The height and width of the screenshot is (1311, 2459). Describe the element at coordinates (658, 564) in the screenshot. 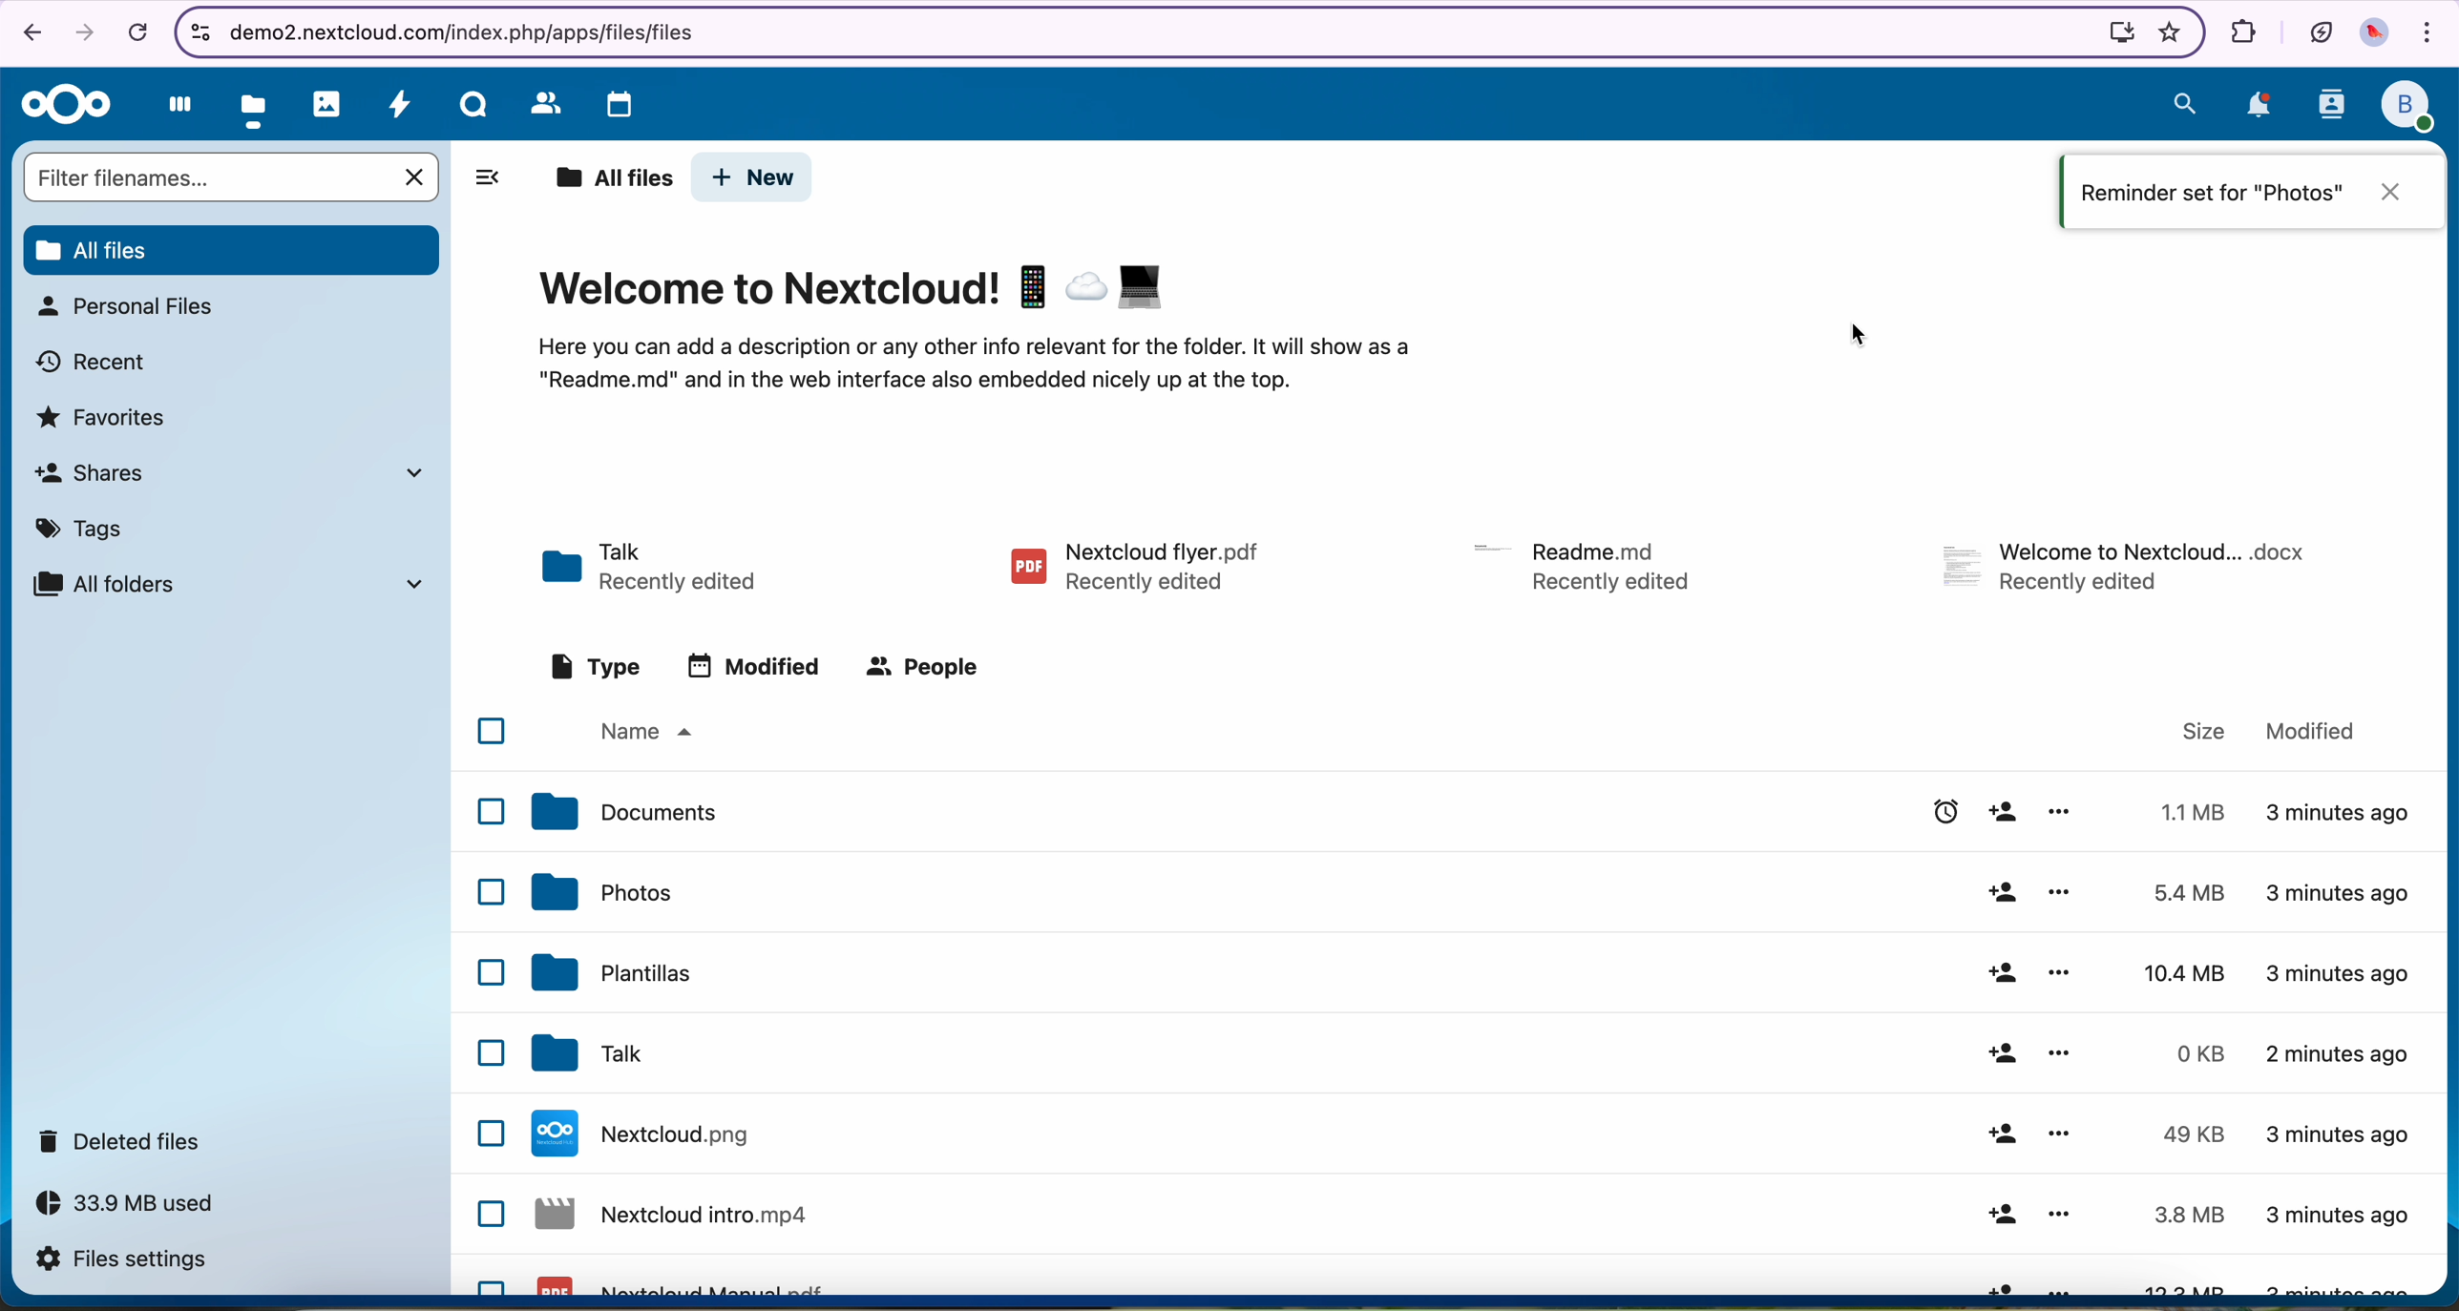

I see `Talk folder` at that location.